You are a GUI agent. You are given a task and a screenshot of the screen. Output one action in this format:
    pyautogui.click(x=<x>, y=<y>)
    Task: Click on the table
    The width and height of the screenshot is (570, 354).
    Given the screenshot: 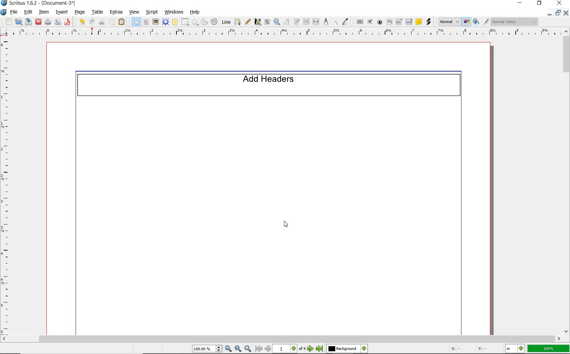 What is the action you would take?
    pyautogui.click(x=97, y=12)
    